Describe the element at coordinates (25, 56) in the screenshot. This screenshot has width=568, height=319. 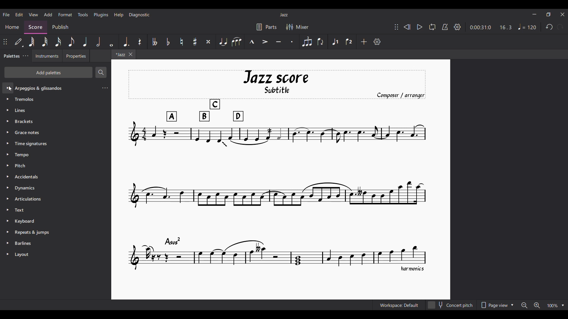
I see `Palette settings` at that location.